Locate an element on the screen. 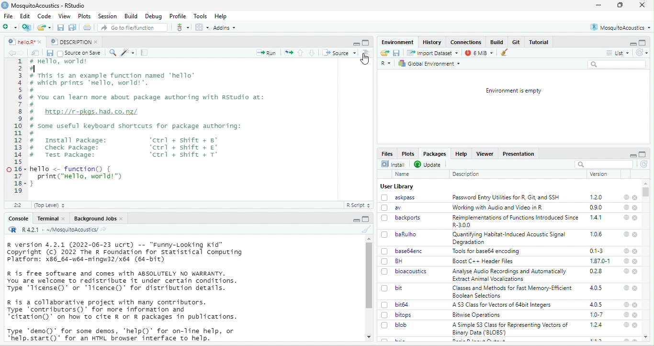  search bar is located at coordinates (604, 164).